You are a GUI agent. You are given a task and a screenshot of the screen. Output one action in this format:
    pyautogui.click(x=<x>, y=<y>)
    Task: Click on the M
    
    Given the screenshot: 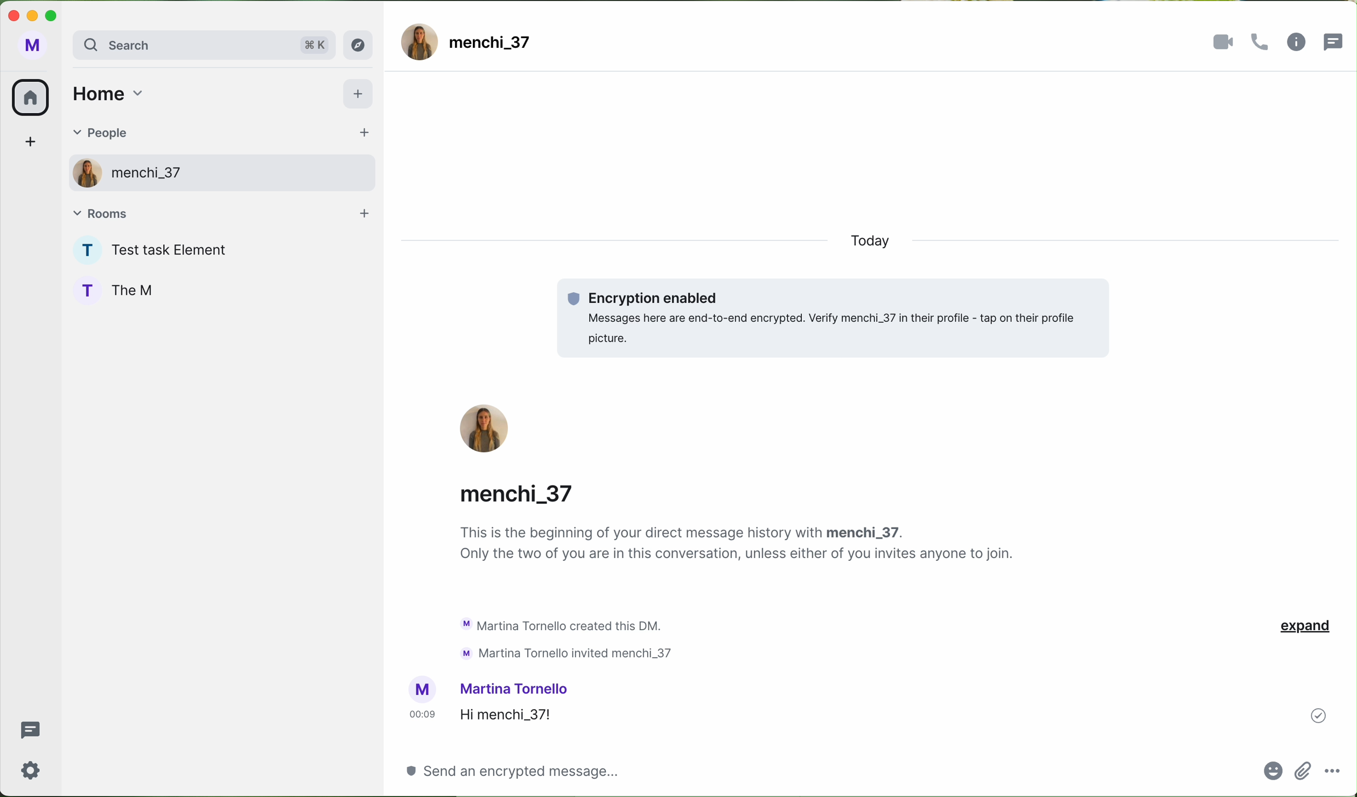 What is the action you would take?
    pyautogui.click(x=31, y=47)
    